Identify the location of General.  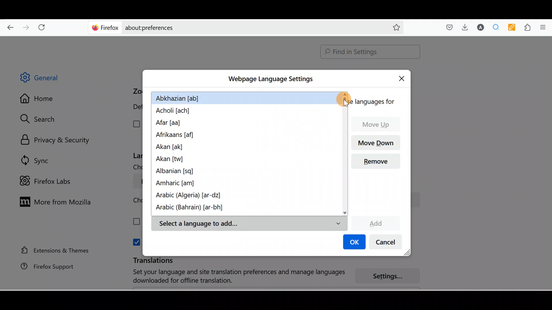
(44, 79).